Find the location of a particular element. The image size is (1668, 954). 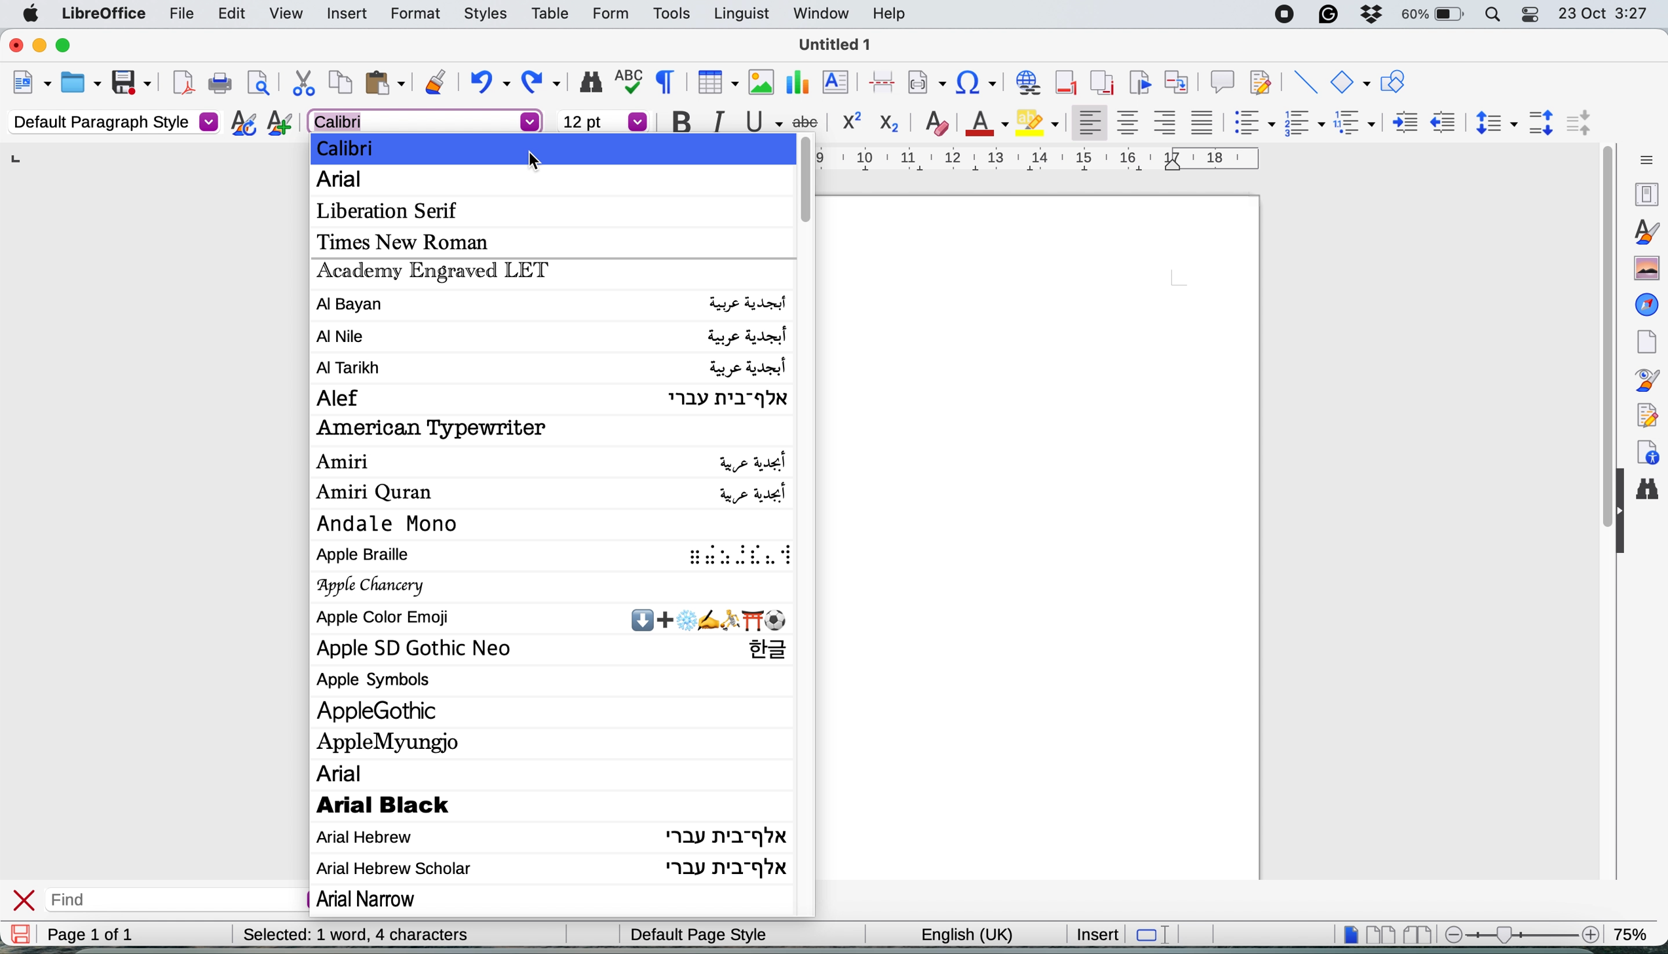

format is located at coordinates (408, 14).